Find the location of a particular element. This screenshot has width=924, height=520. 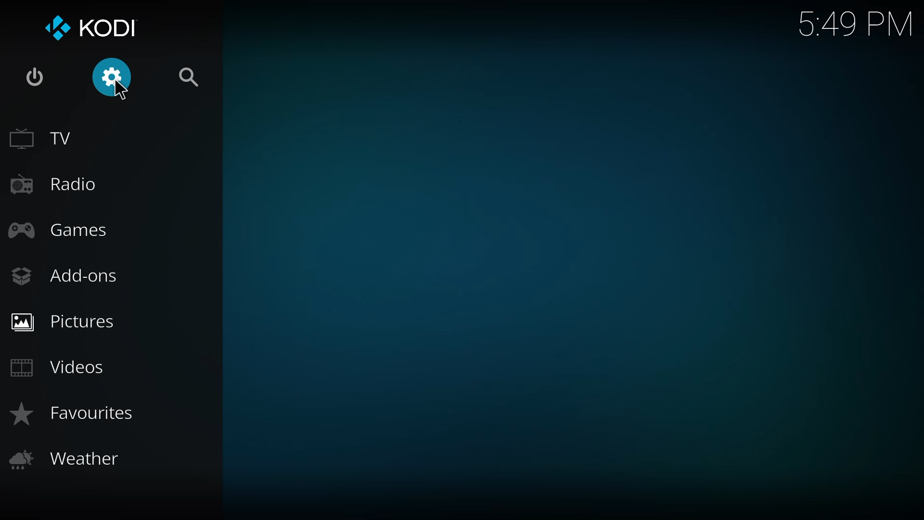

pictures is located at coordinates (69, 321).